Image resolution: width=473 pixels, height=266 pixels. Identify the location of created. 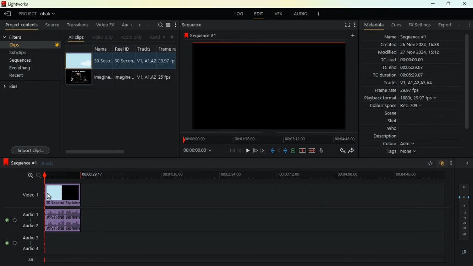
(408, 45).